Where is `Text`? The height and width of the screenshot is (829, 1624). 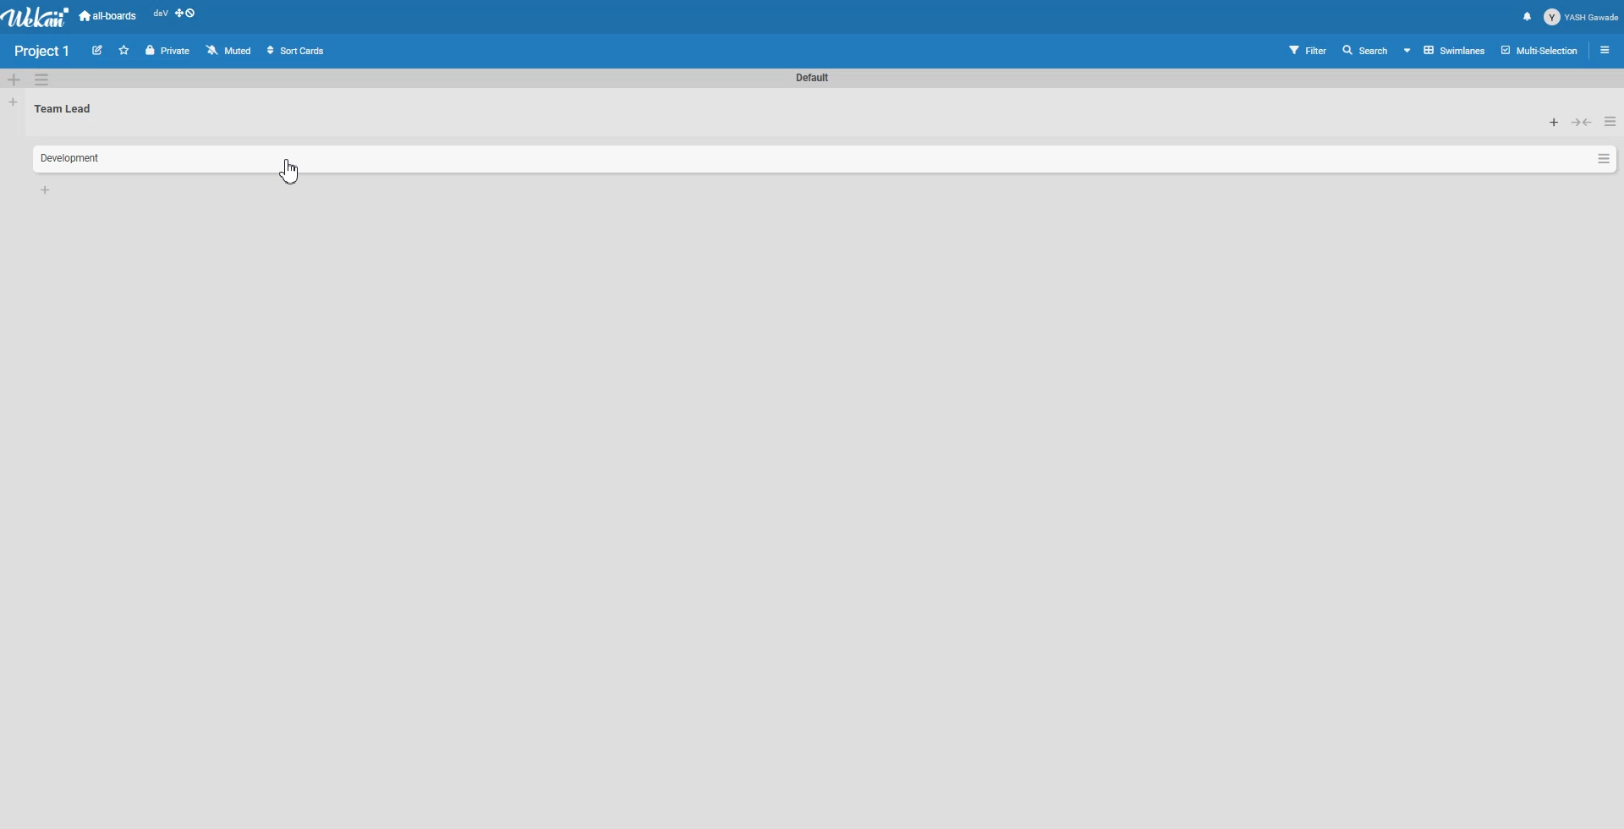 Text is located at coordinates (812, 79).